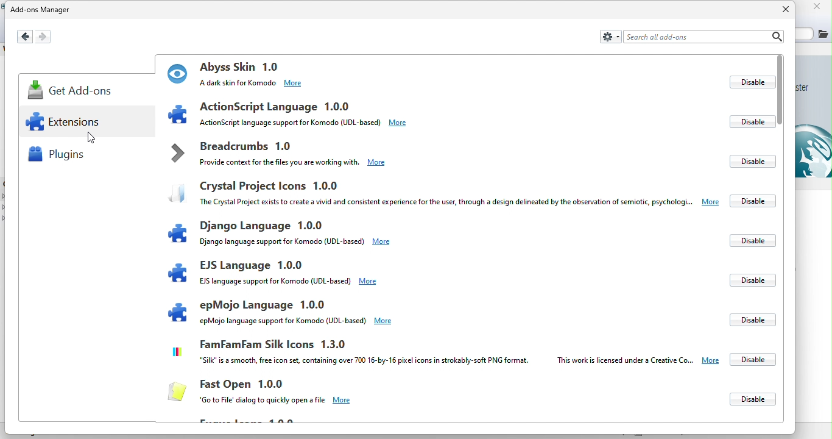 The height and width of the screenshot is (439, 832). What do you see at coordinates (749, 82) in the screenshot?
I see `disable` at bounding box center [749, 82].